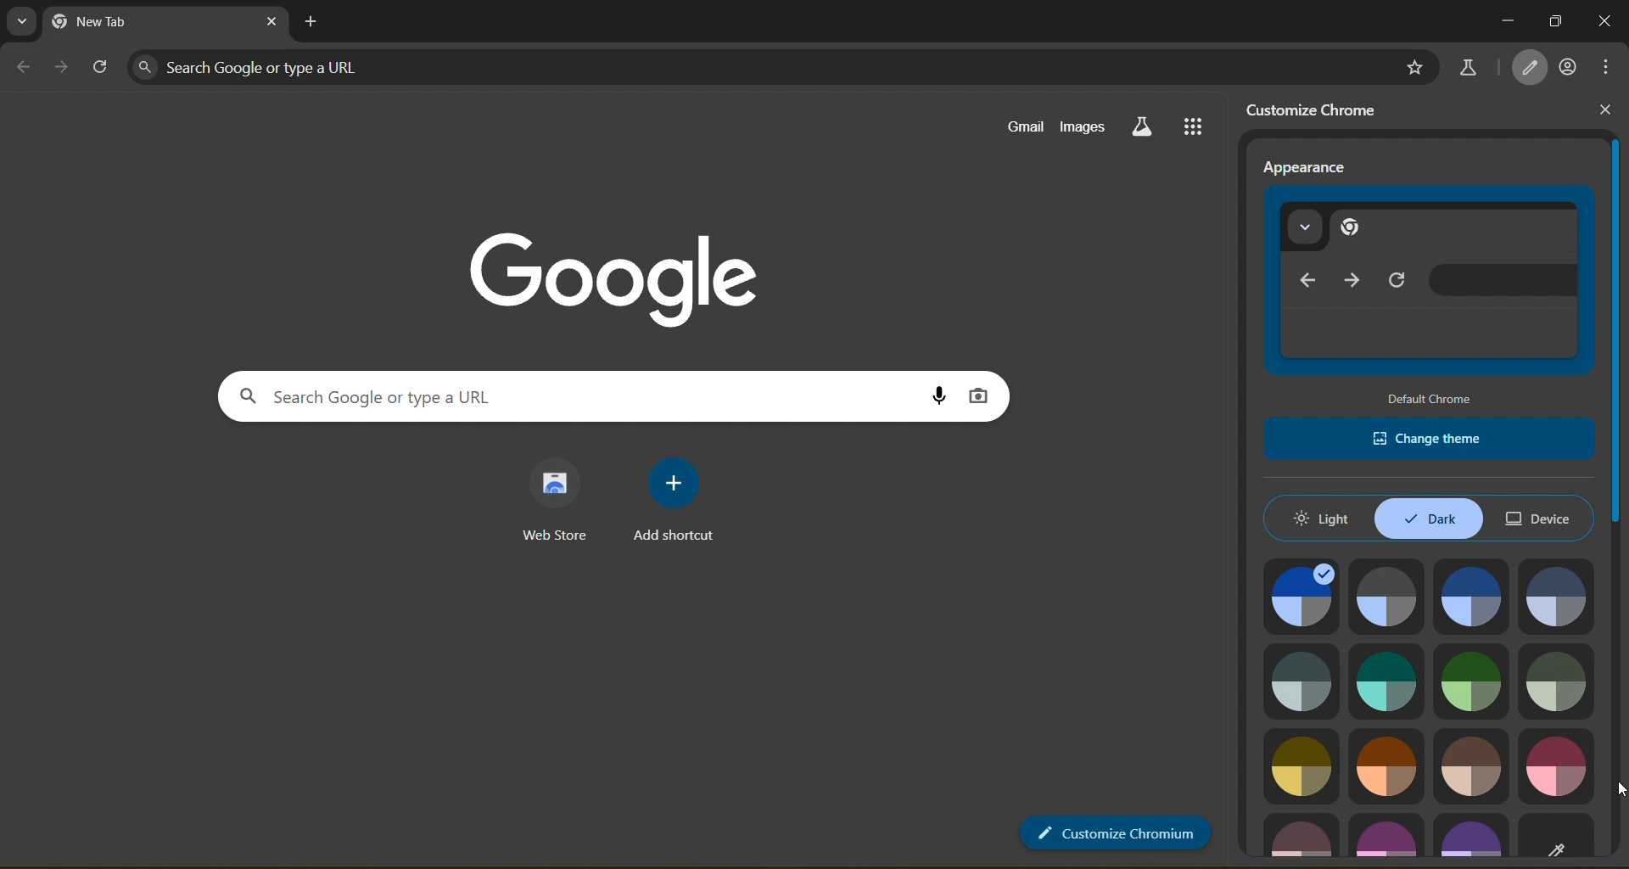 Image resolution: width=1629 pixels, height=869 pixels. What do you see at coordinates (1472, 679) in the screenshot?
I see `image` at bounding box center [1472, 679].